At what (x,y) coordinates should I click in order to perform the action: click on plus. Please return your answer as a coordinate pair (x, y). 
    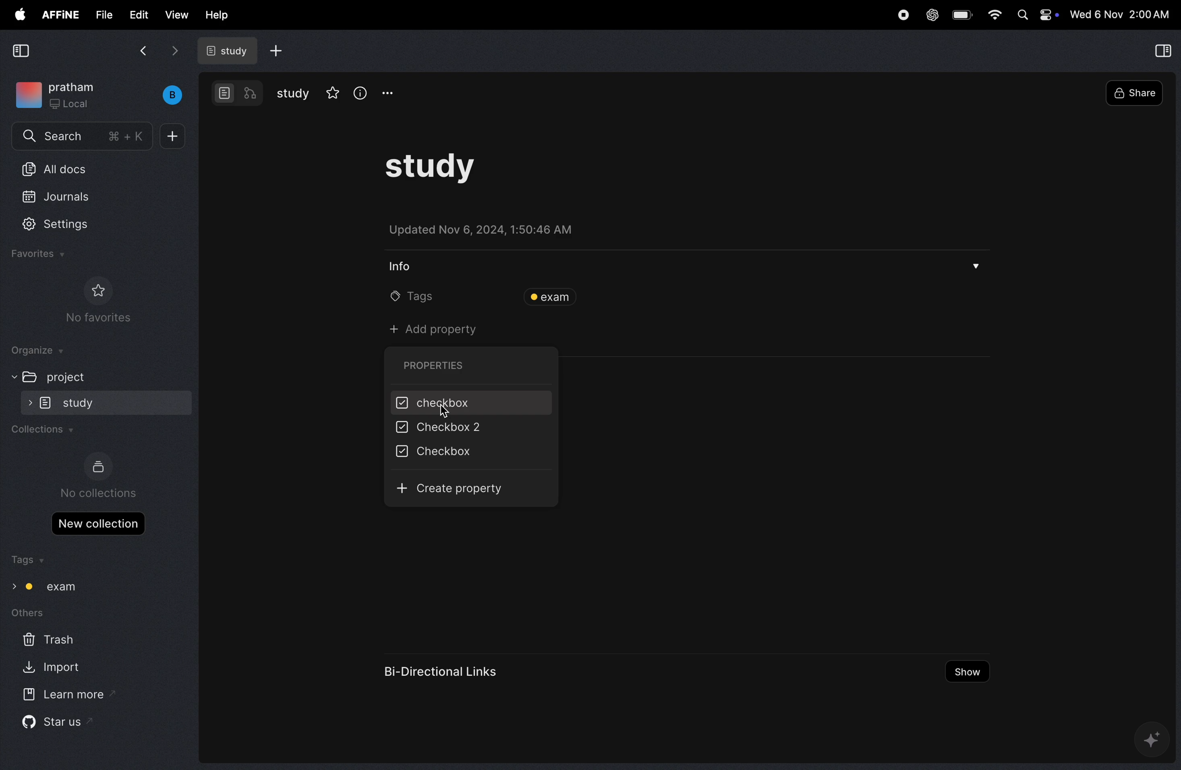
    Looking at the image, I should click on (173, 135).